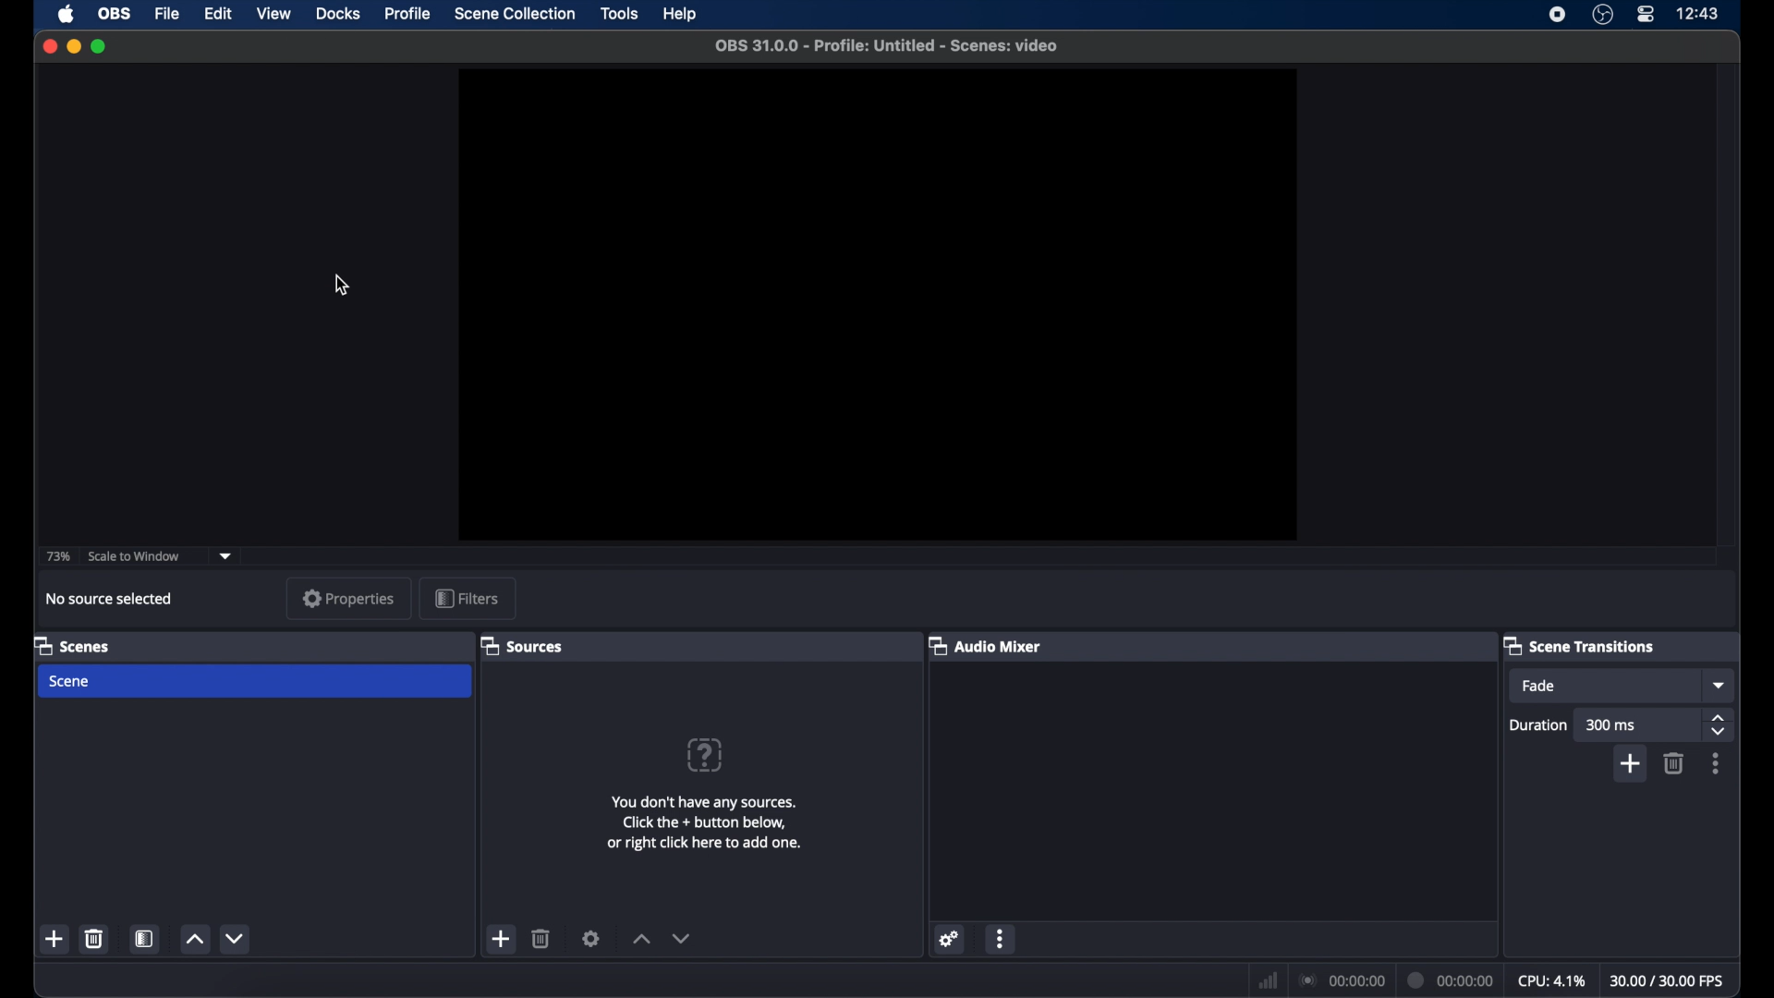 The width and height of the screenshot is (1774, 998). Describe the element at coordinates (408, 14) in the screenshot. I see `profile` at that location.